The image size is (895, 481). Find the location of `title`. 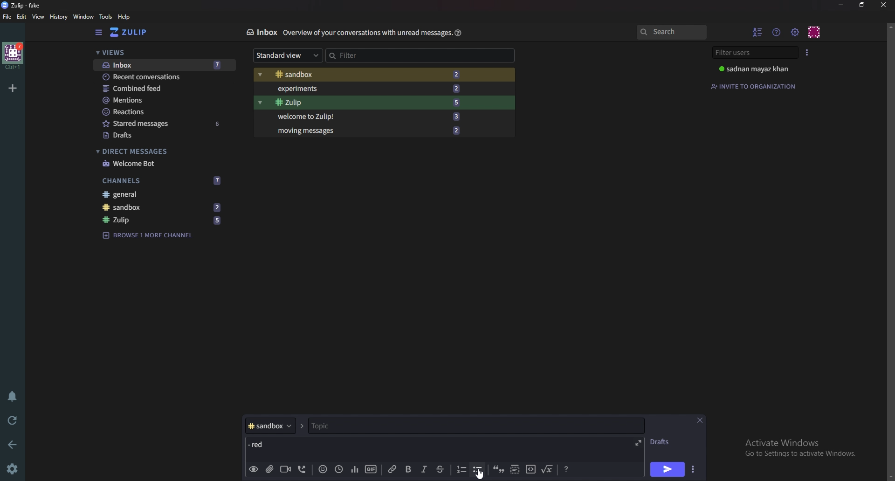

title is located at coordinates (26, 5).